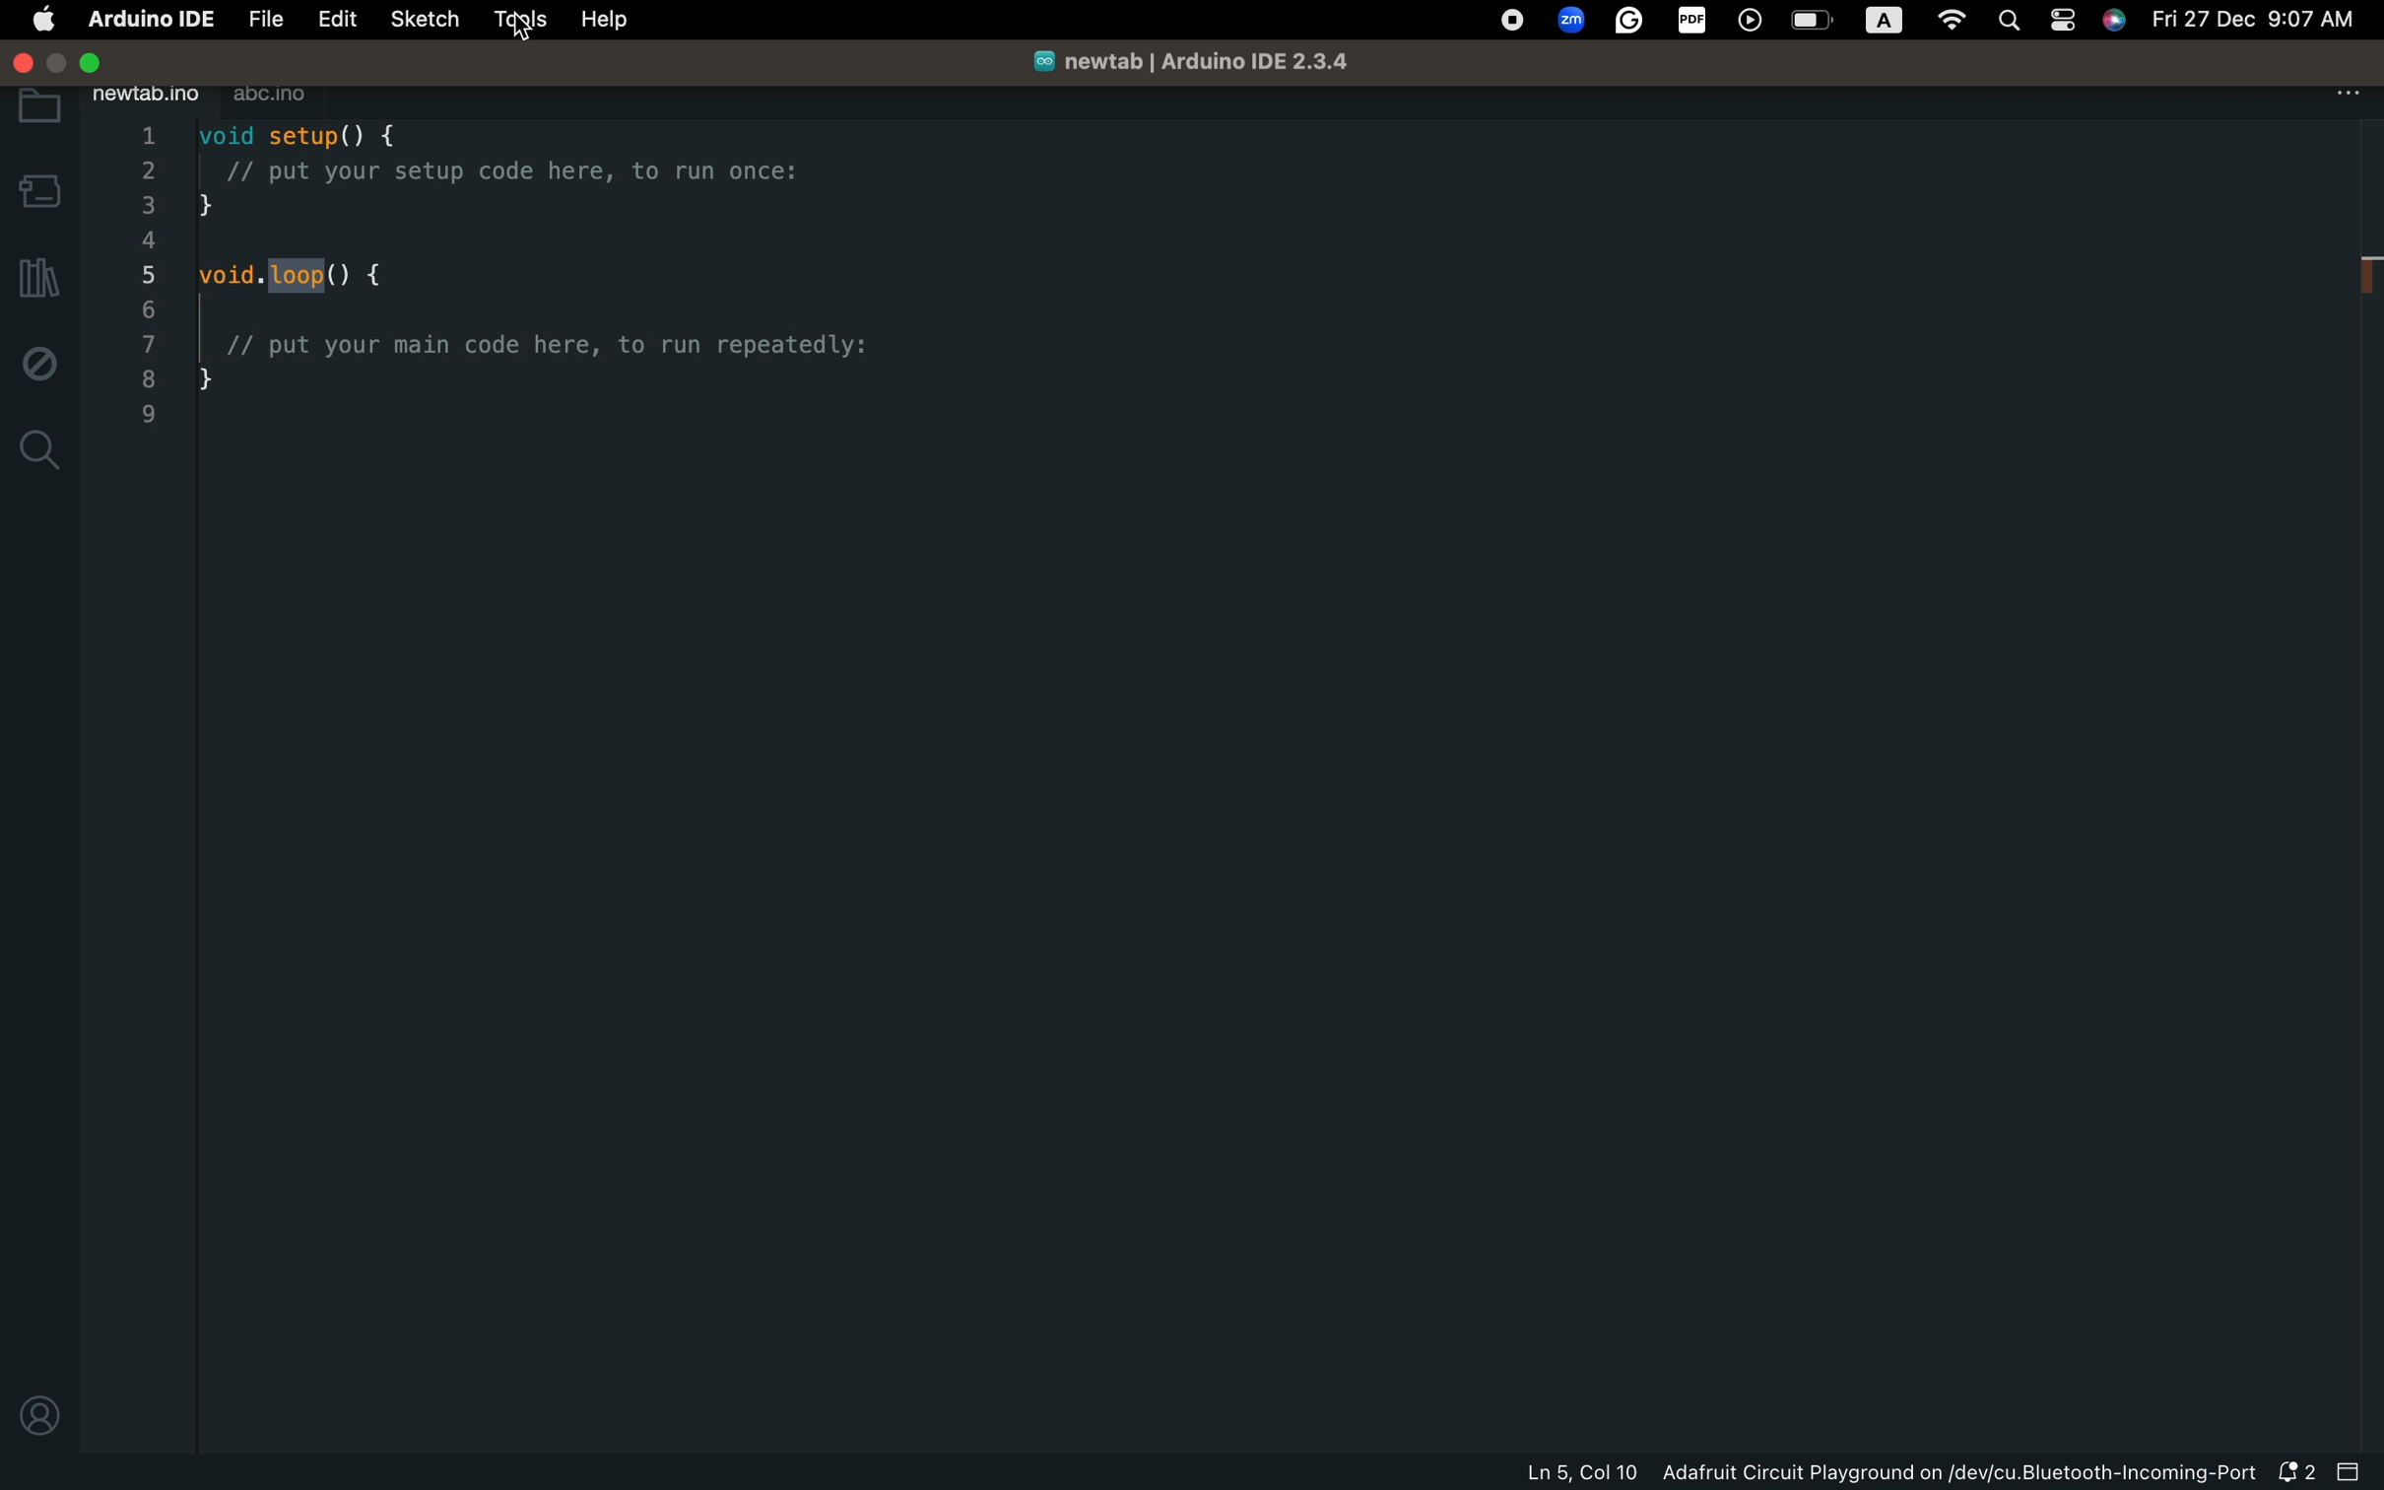 Image resolution: width=2384 pixels, height=1490 pixels. What do you see at coordinates (1961, 1473) in the screenshot?
I see `Adafruit Circuit Playground on/dev/cu.Bluetooth-Incoming-Port` at bounding box center [1961, 1473].